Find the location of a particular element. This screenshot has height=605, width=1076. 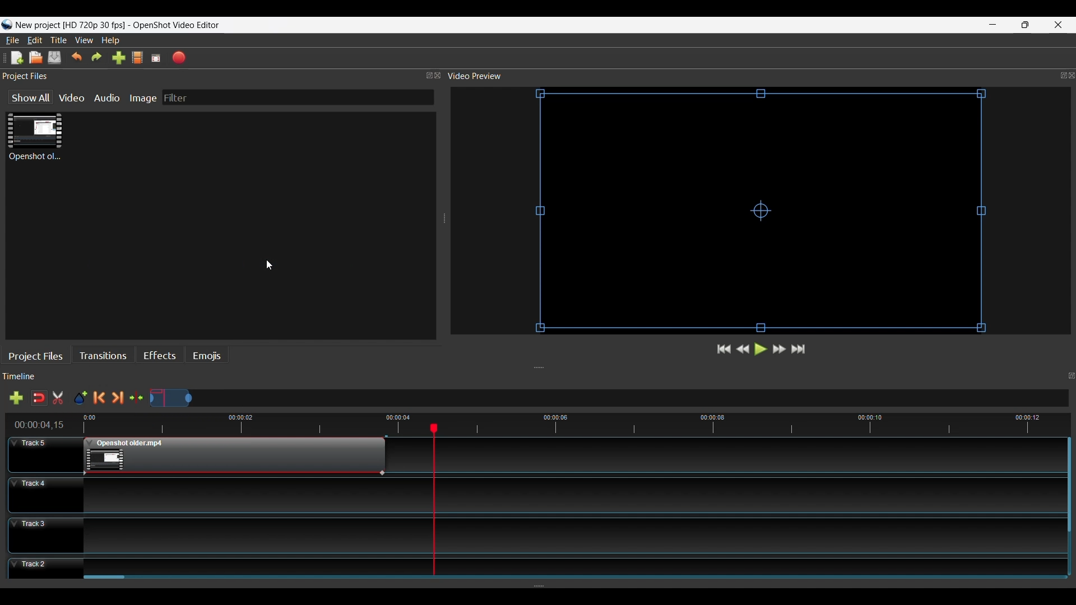

Emojis is located at coordinates (206, 356).